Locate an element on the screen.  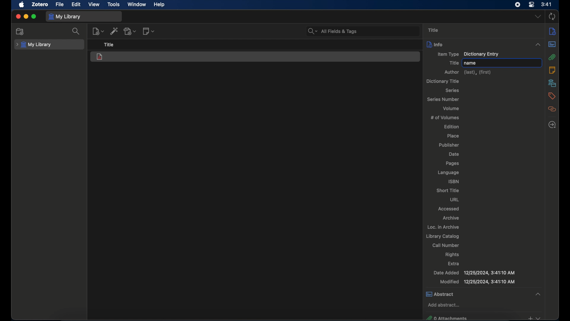
add attachment is located at coordinates (130, 31).